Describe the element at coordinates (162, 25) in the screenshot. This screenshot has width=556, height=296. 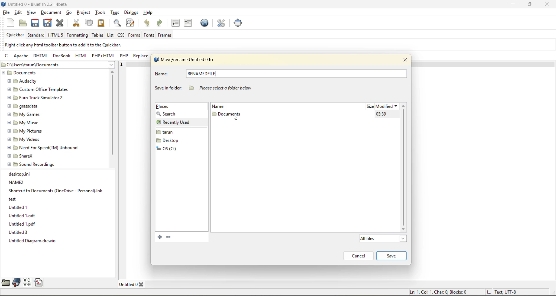
I see `redo` at that location.